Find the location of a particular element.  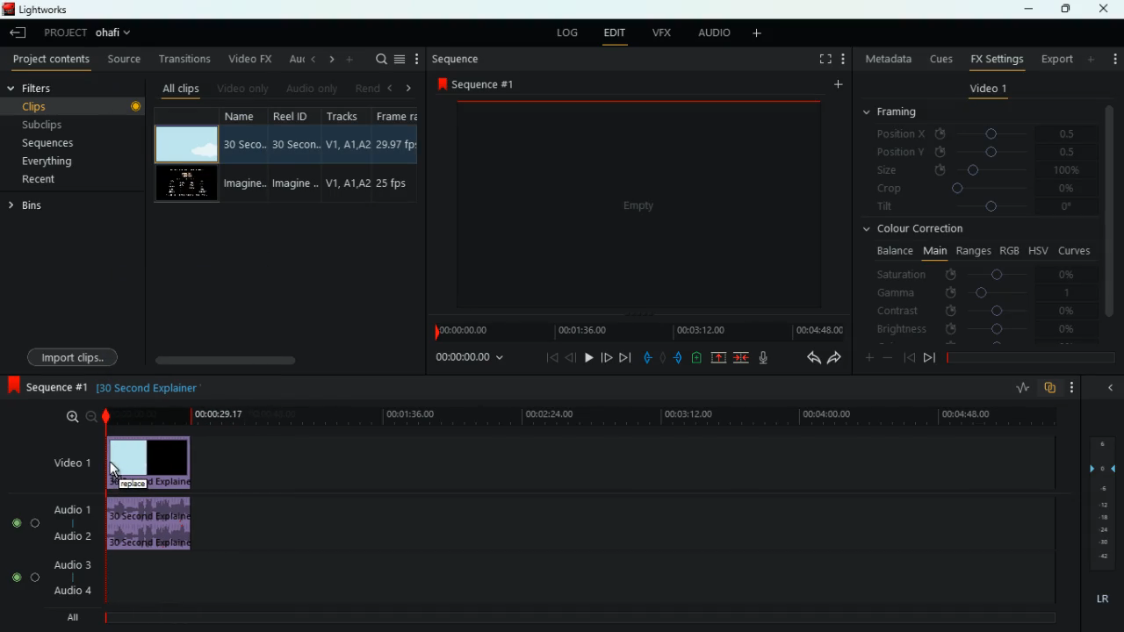

audio 1 is located at coordinates (71, 508).